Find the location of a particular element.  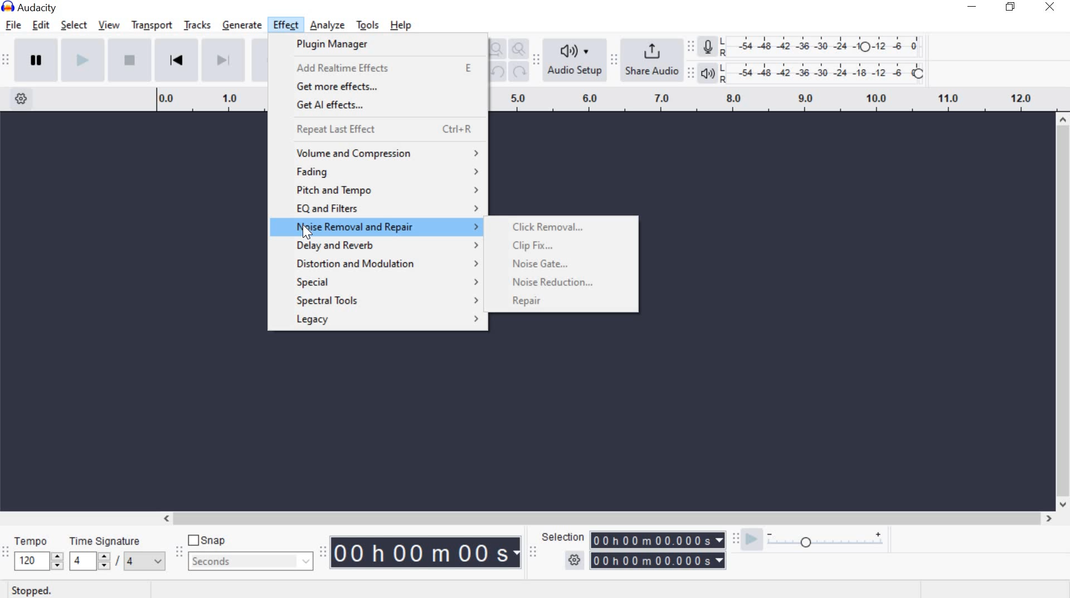

Redo is located at coordinates (519, 72).